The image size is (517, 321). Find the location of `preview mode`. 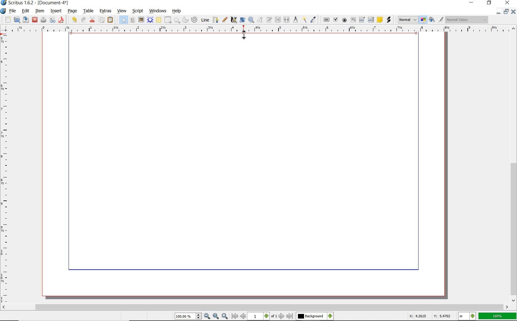

preview mode is located at coordinates (436, 20).